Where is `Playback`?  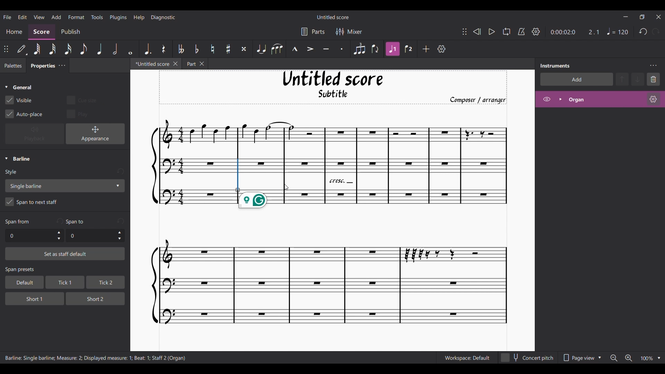 Playback is located at coordinates (35, 134).